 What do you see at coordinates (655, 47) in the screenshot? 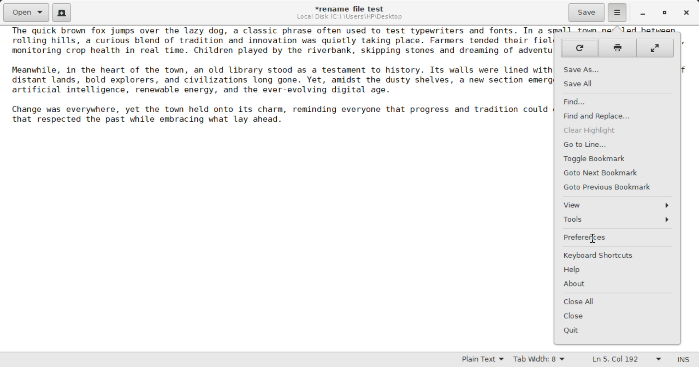
I see `Full Screen Mode` at bounding box center [655, 47].